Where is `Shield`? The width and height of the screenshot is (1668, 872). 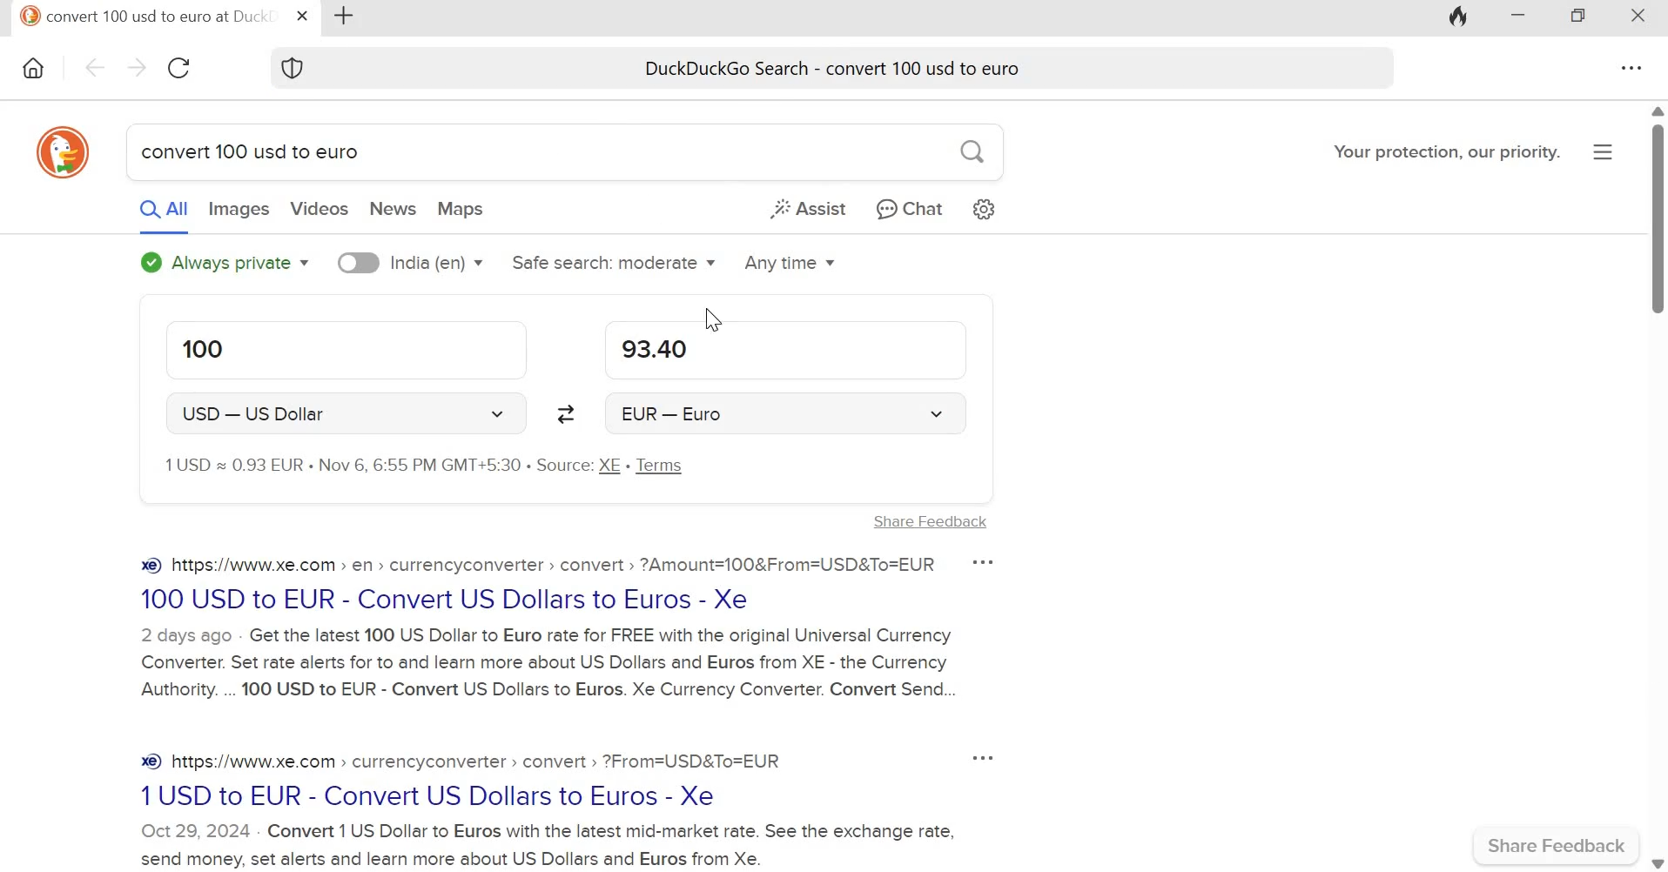 Shield is located at coordinates (296, 66).